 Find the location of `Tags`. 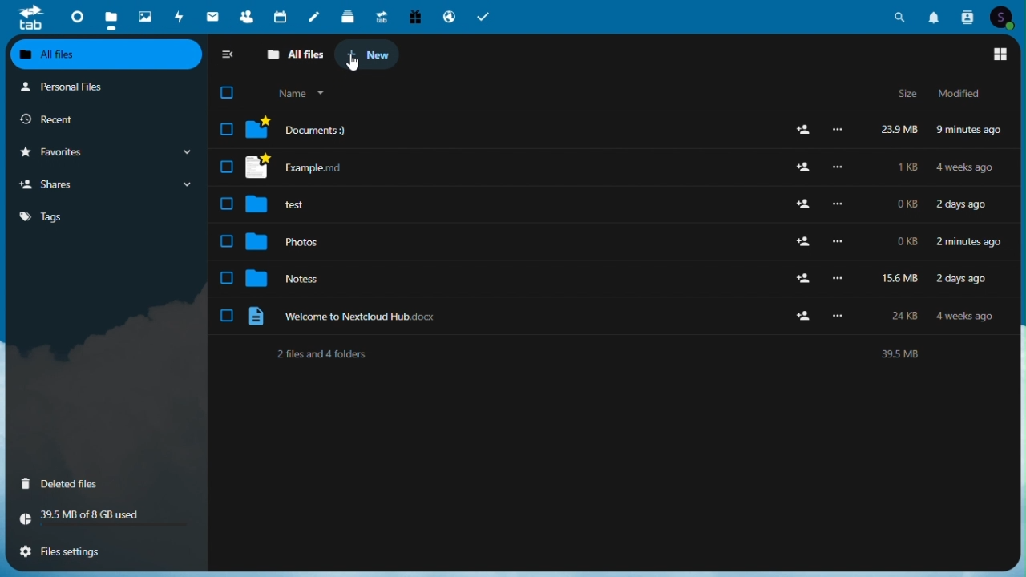

Tags is located at coordinates (101, 219).